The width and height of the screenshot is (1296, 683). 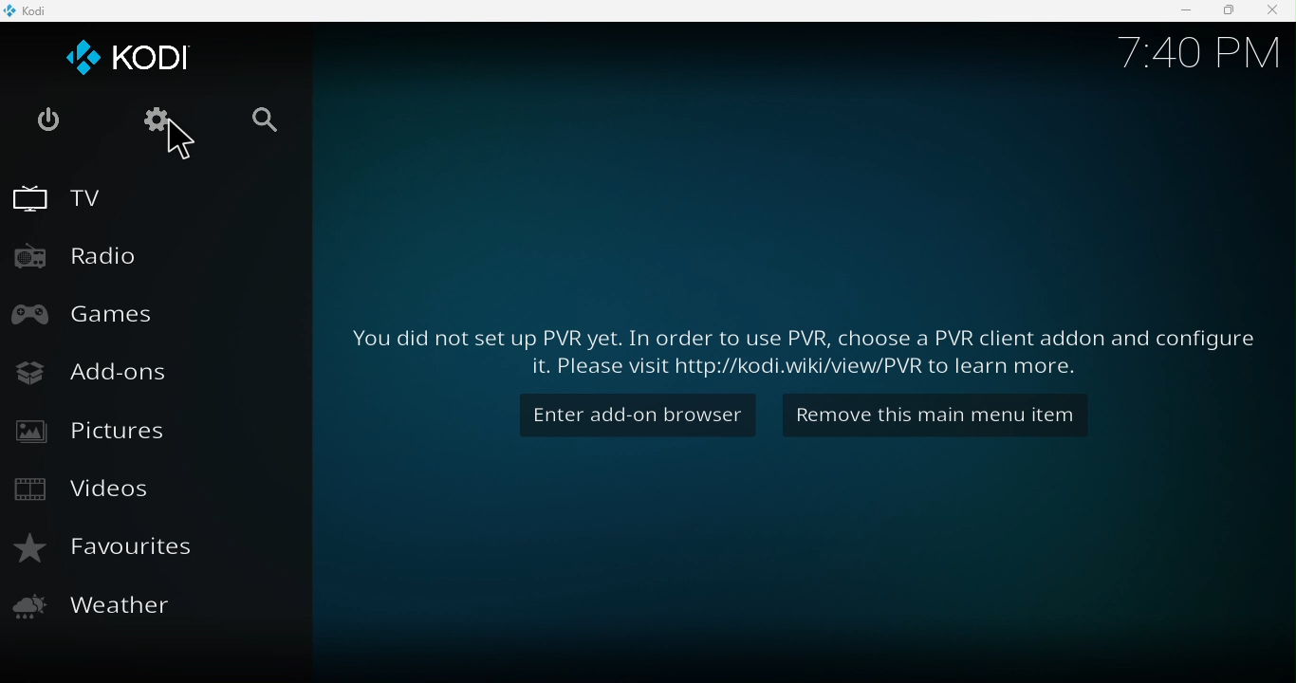 What do you see at coordinates (1228, 11) in the screenshot?
I see `Maximize` at bounding box center [1228, 11].